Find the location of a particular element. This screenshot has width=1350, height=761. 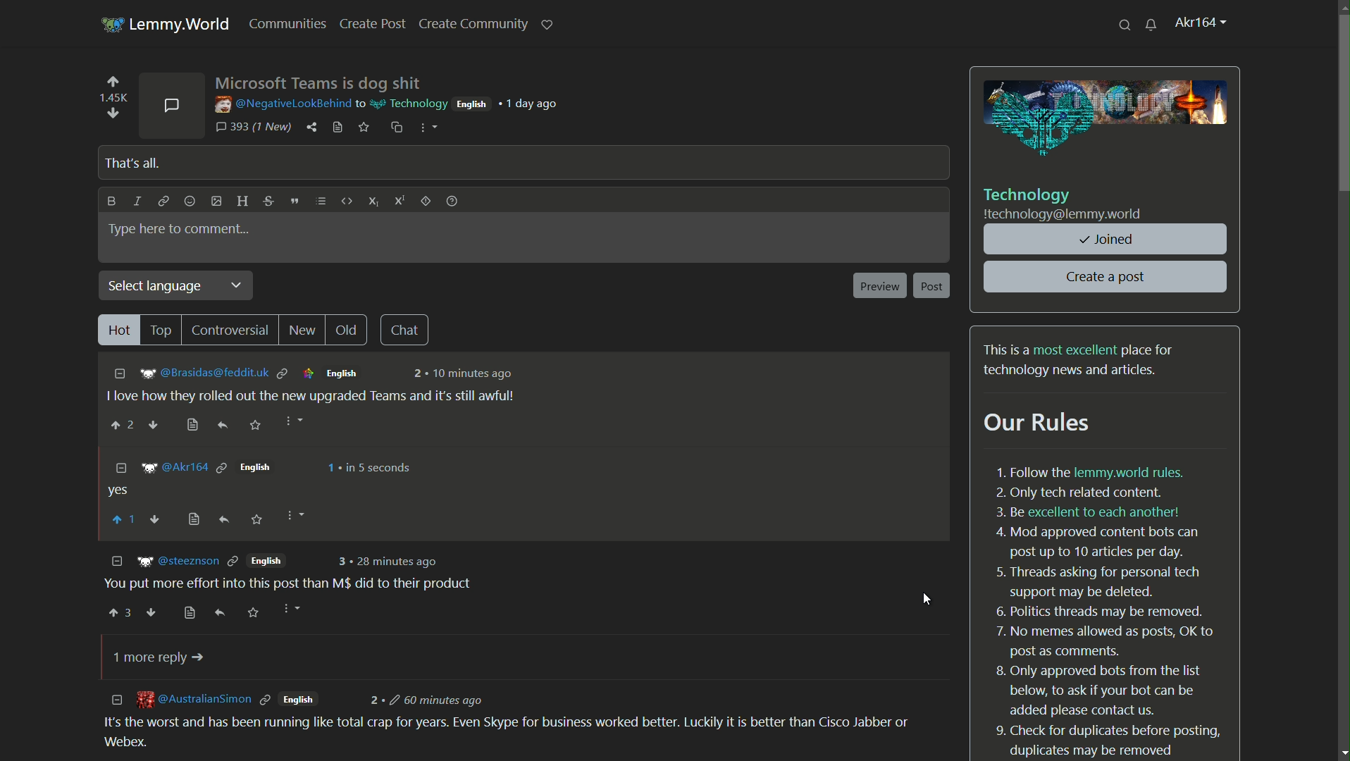

downvote is located at coordinates (156, 521).